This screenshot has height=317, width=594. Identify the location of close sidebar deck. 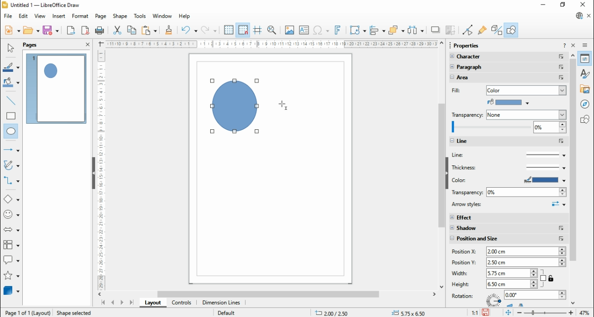
(574, 45).